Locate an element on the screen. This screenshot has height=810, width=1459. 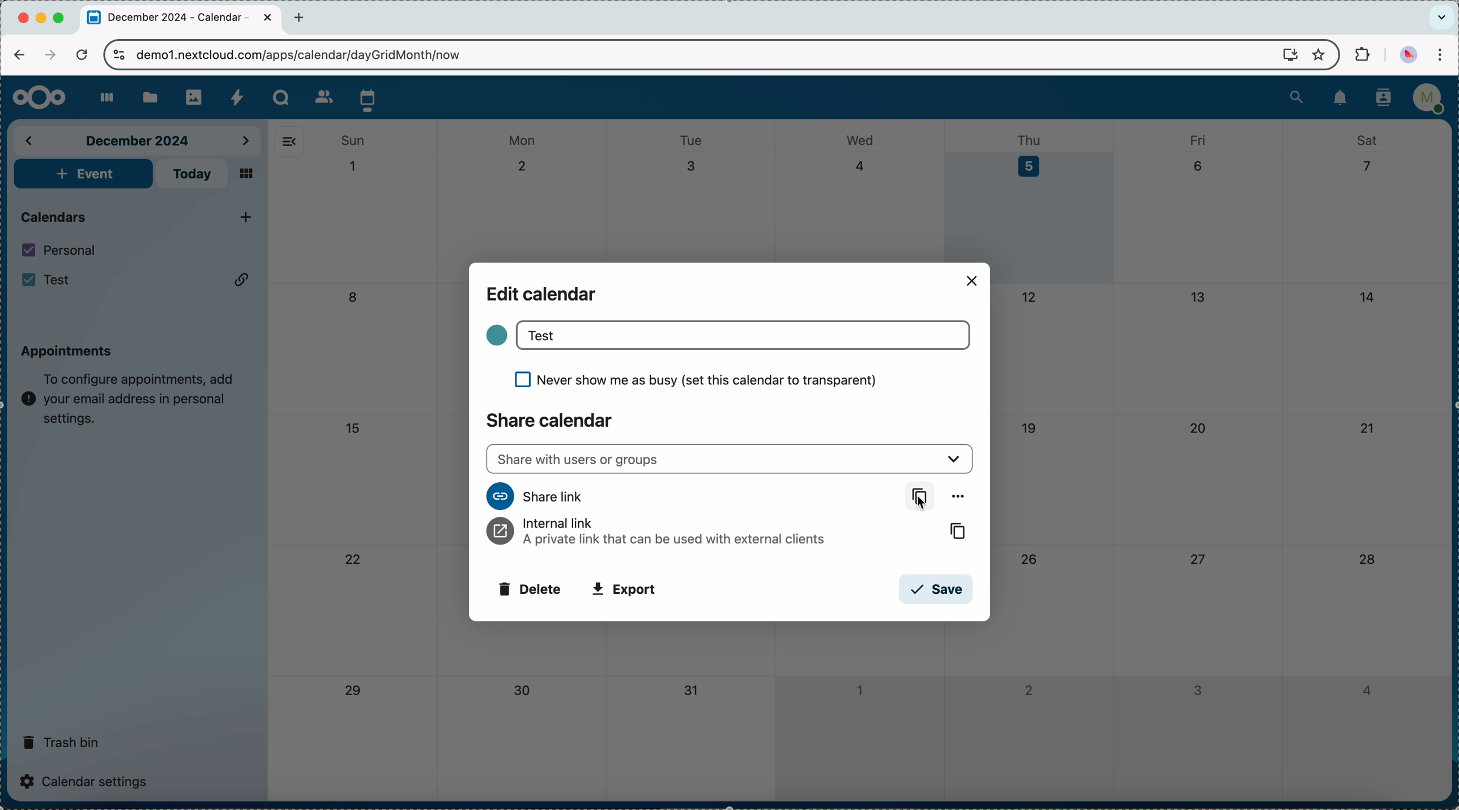
controls is located at coordinates (120, 56).